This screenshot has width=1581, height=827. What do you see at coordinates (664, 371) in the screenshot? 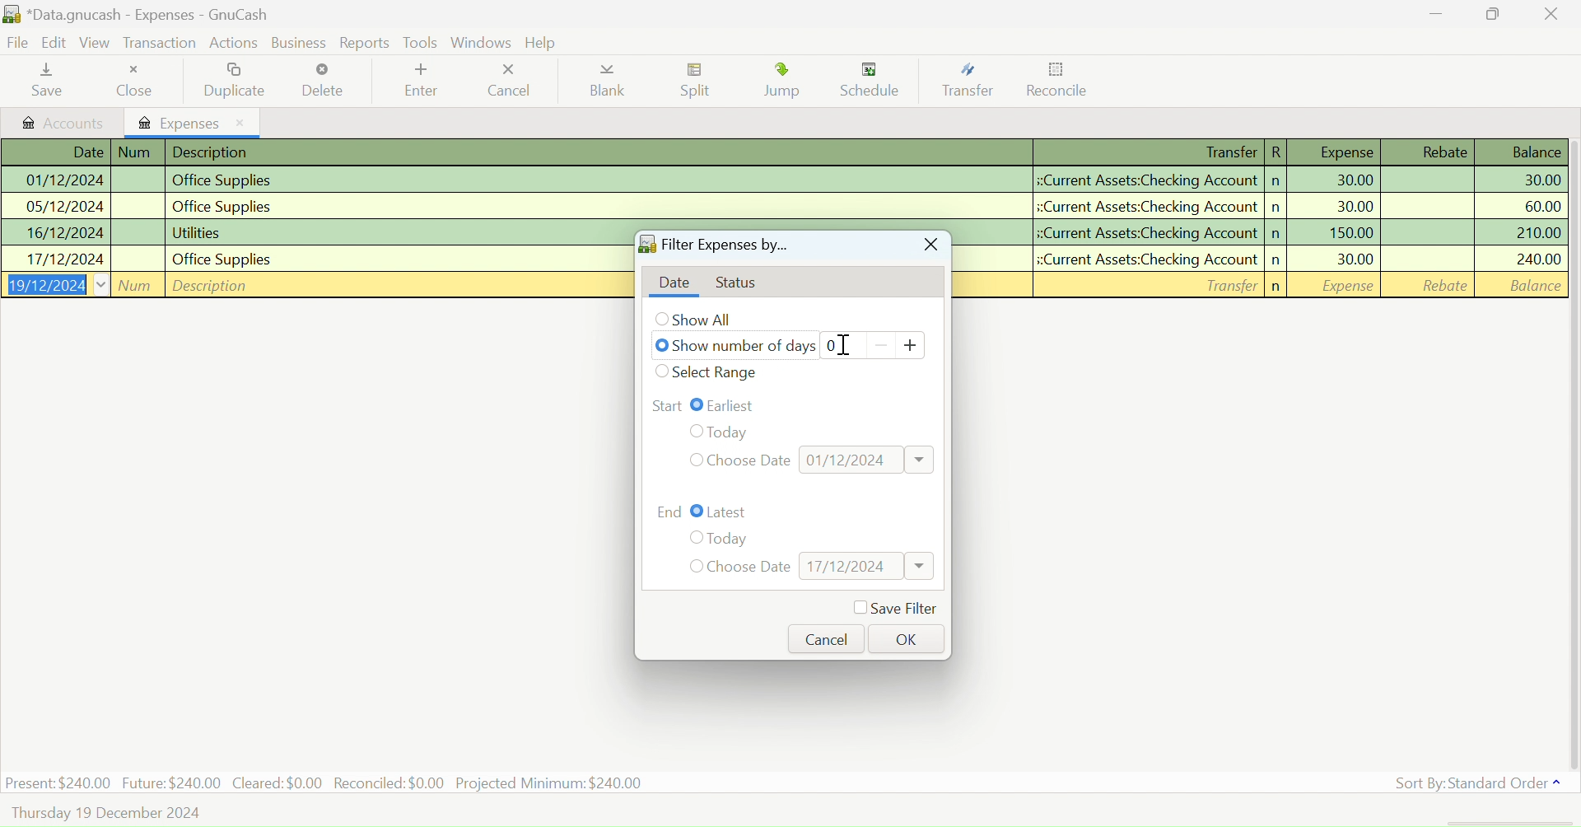
I see `Checkbox` at bounding box center [664, 371].